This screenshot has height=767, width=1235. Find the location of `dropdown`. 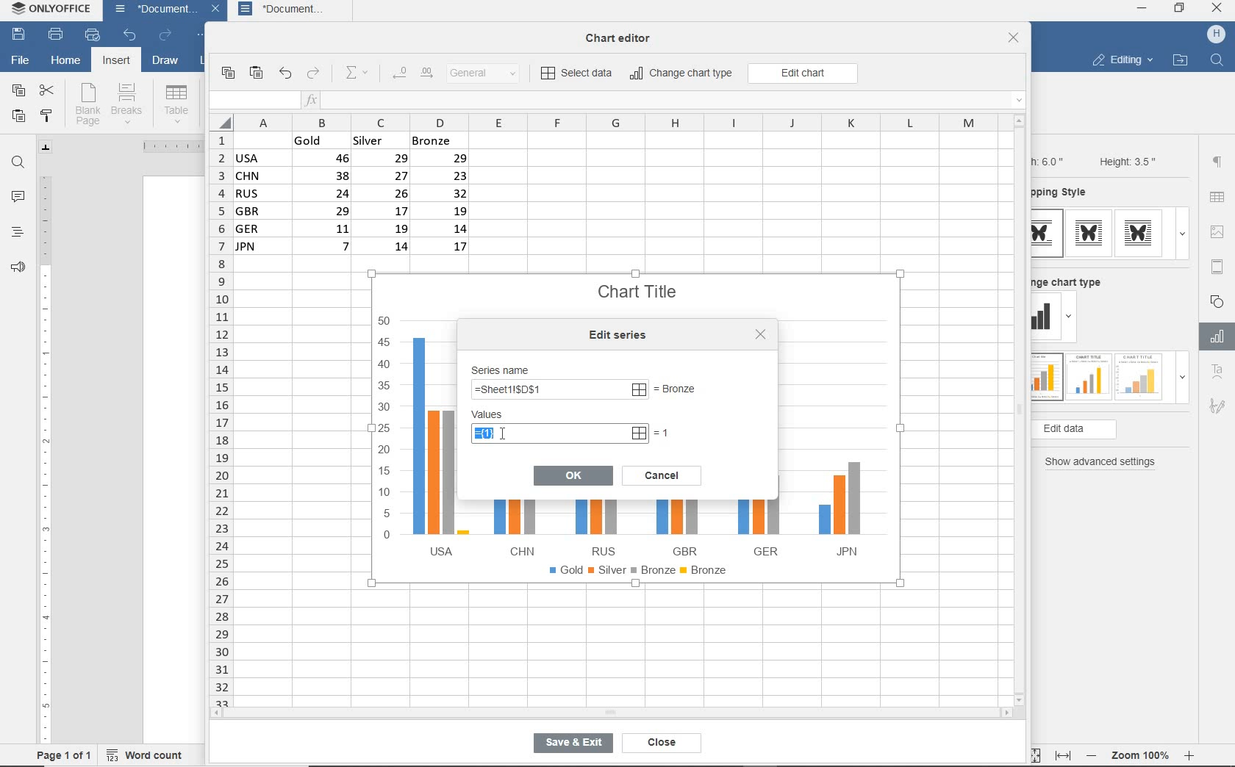

dropdown is located at coordinates (1182, 381).